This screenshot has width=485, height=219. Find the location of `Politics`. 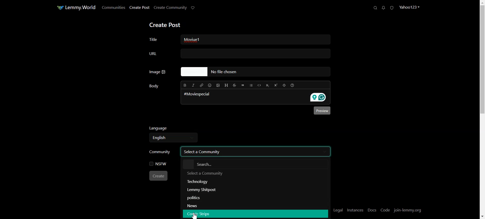

Politics is located at coordinates (194, 198).